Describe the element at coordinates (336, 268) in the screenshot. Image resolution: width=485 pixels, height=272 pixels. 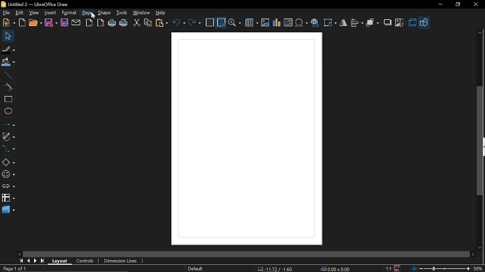
I see `Position` at that location.